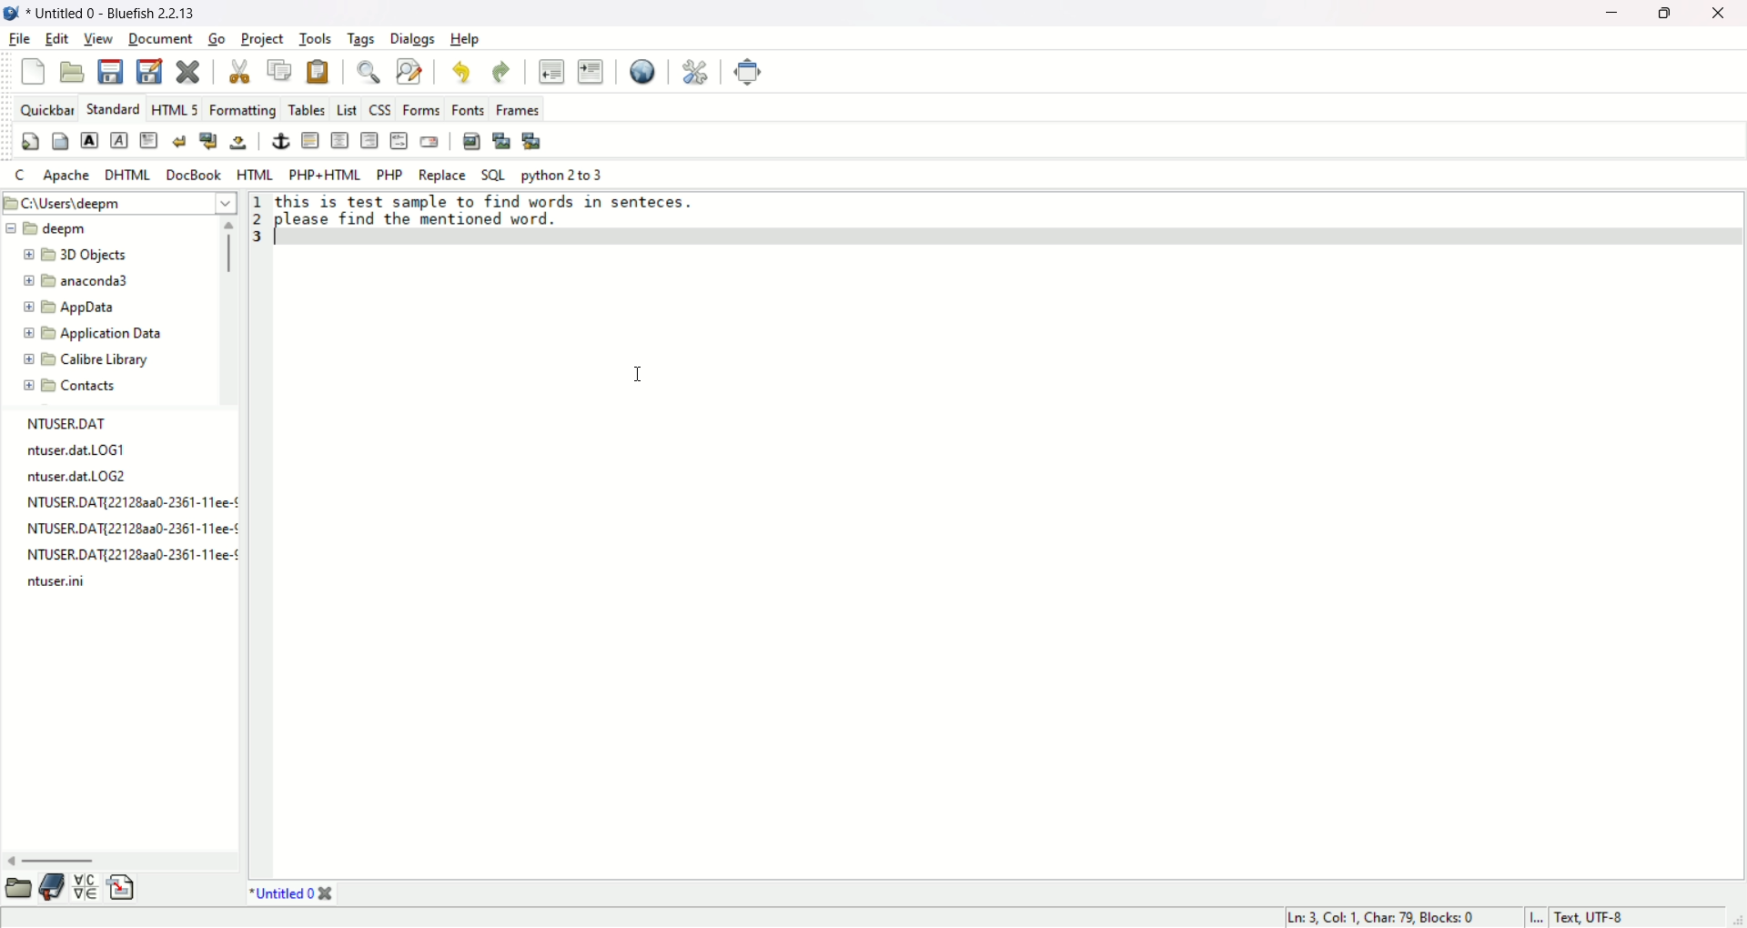 This screenshot has height=928, width=1747. Describe the element at coordinates (318, 70) in the screenshot. I see `paste` at that location.